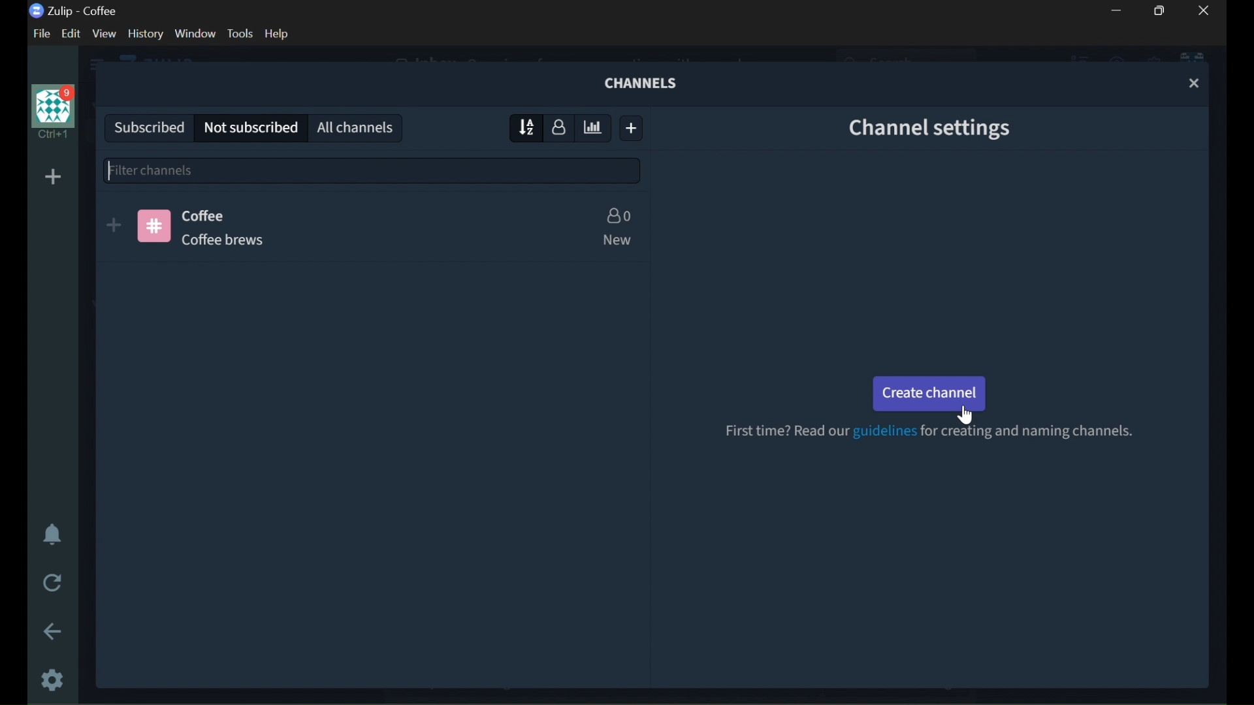  Describe the element at coordinates (103, 34) in the screenshot. I see `VIEW` at that location.